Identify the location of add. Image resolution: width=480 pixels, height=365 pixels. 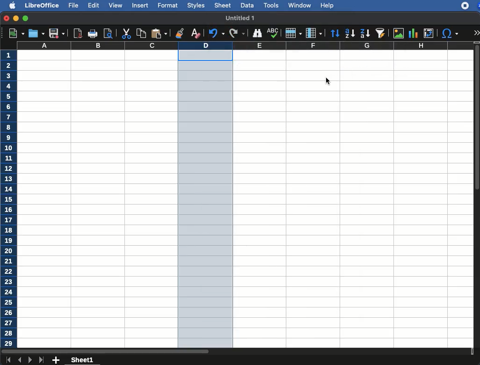
(56, 360).